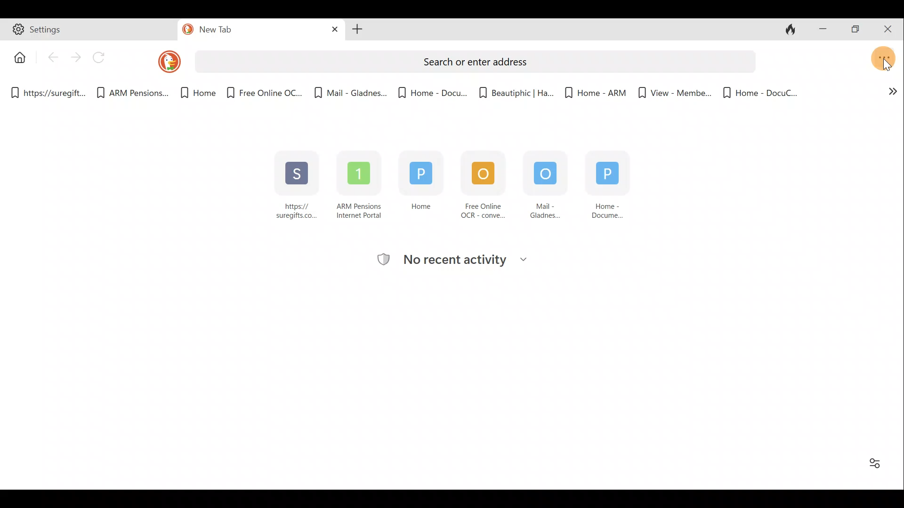 This screenshot has height=508, width=904. I want to click on Close tab, so click(333, 28).